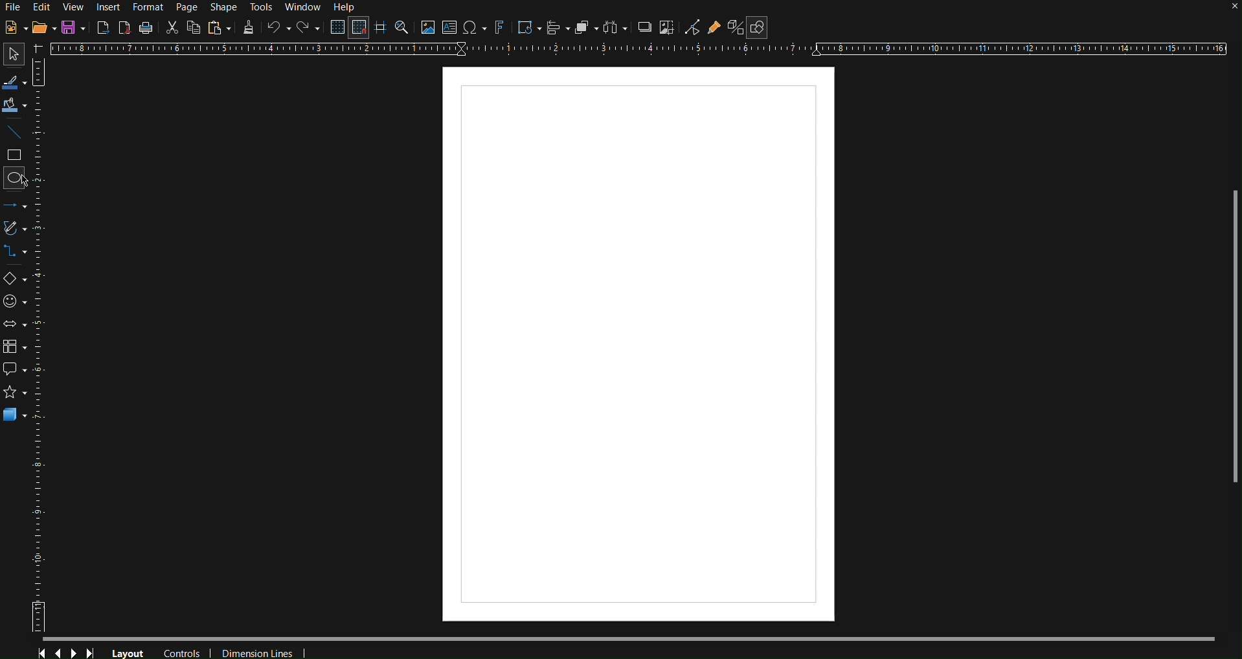 This screenshot has width=1242, height=659. What do you see at coordinates (12, 8) in the screenshot?
I see `File` at bounding box center [12, 8].